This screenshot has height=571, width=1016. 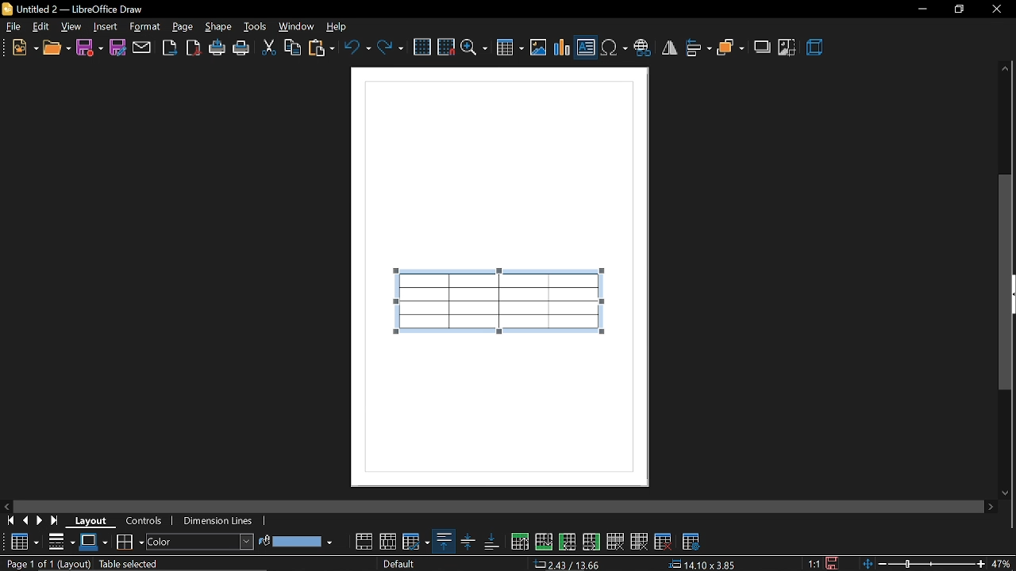 I want to click on table, so click(x=495, y=298).